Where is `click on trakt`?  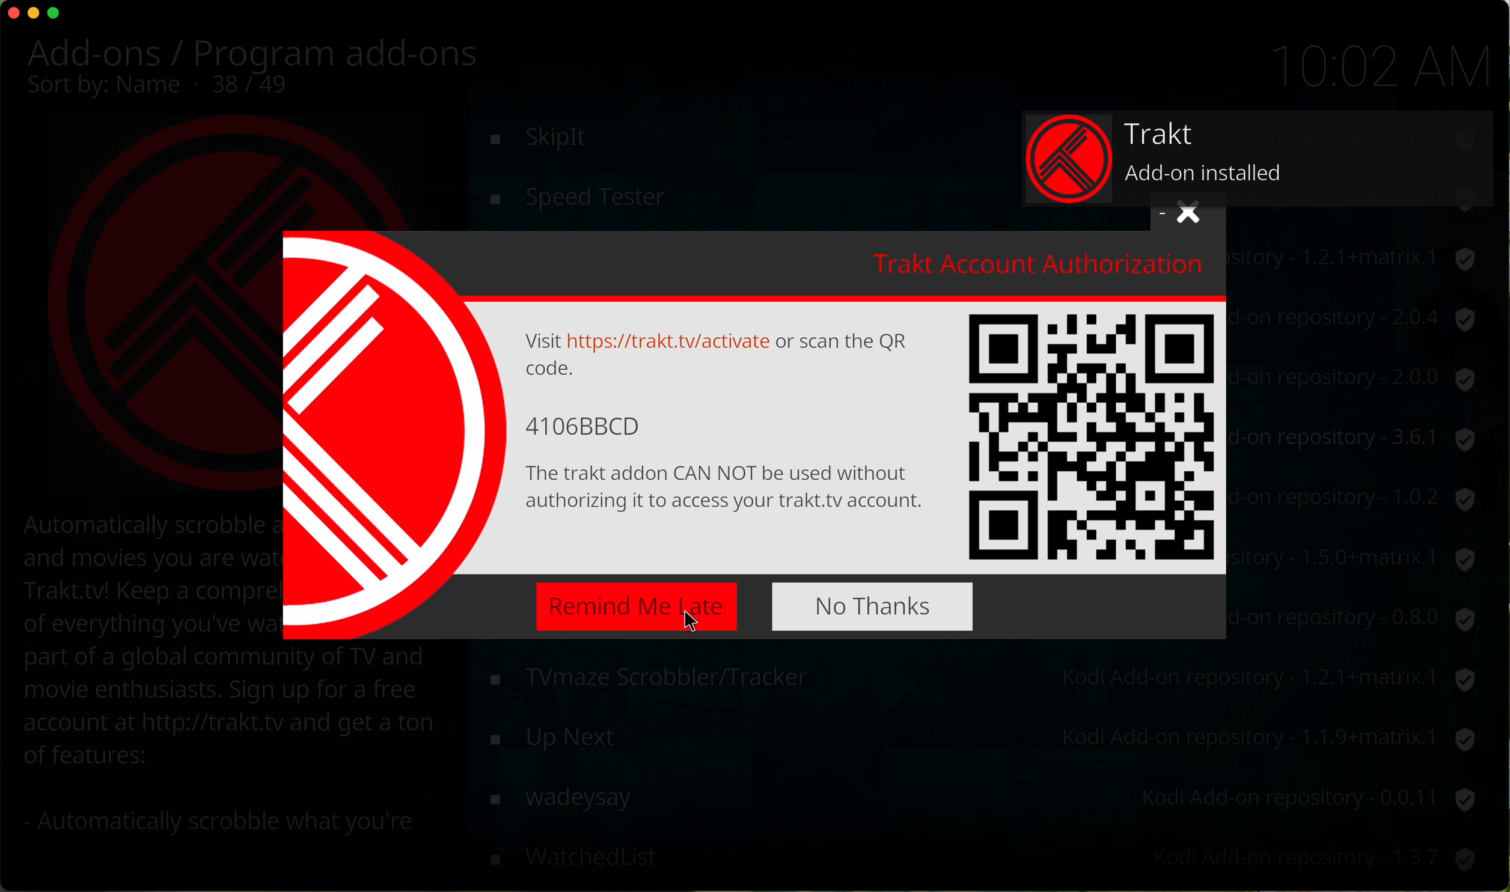
click on trakt is located at coordinates (747, 201).